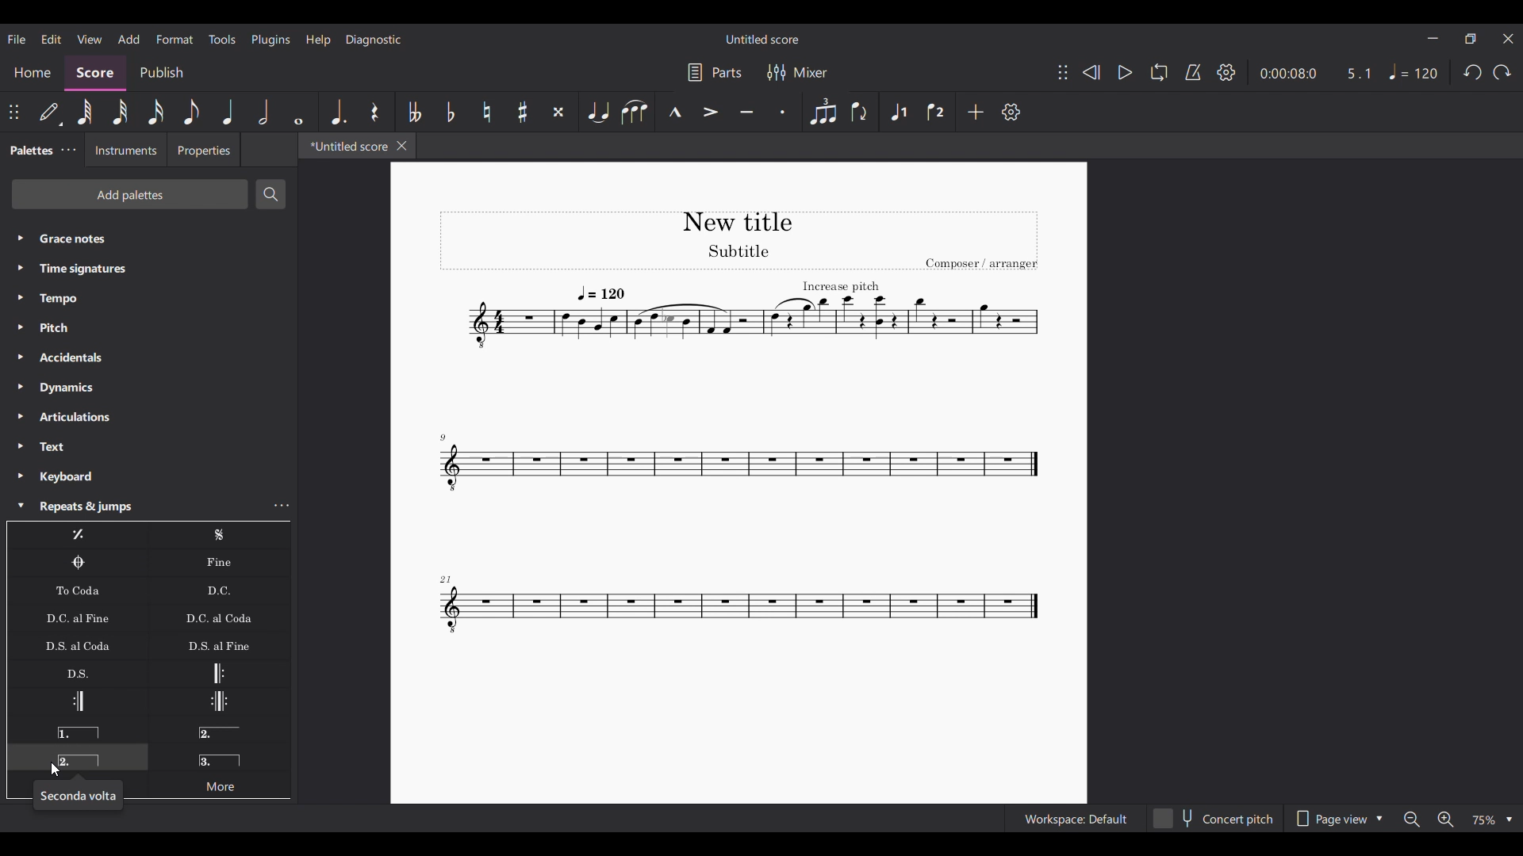 The image size is (1523, 856). I want to click on Instruments, so click(125, 150).